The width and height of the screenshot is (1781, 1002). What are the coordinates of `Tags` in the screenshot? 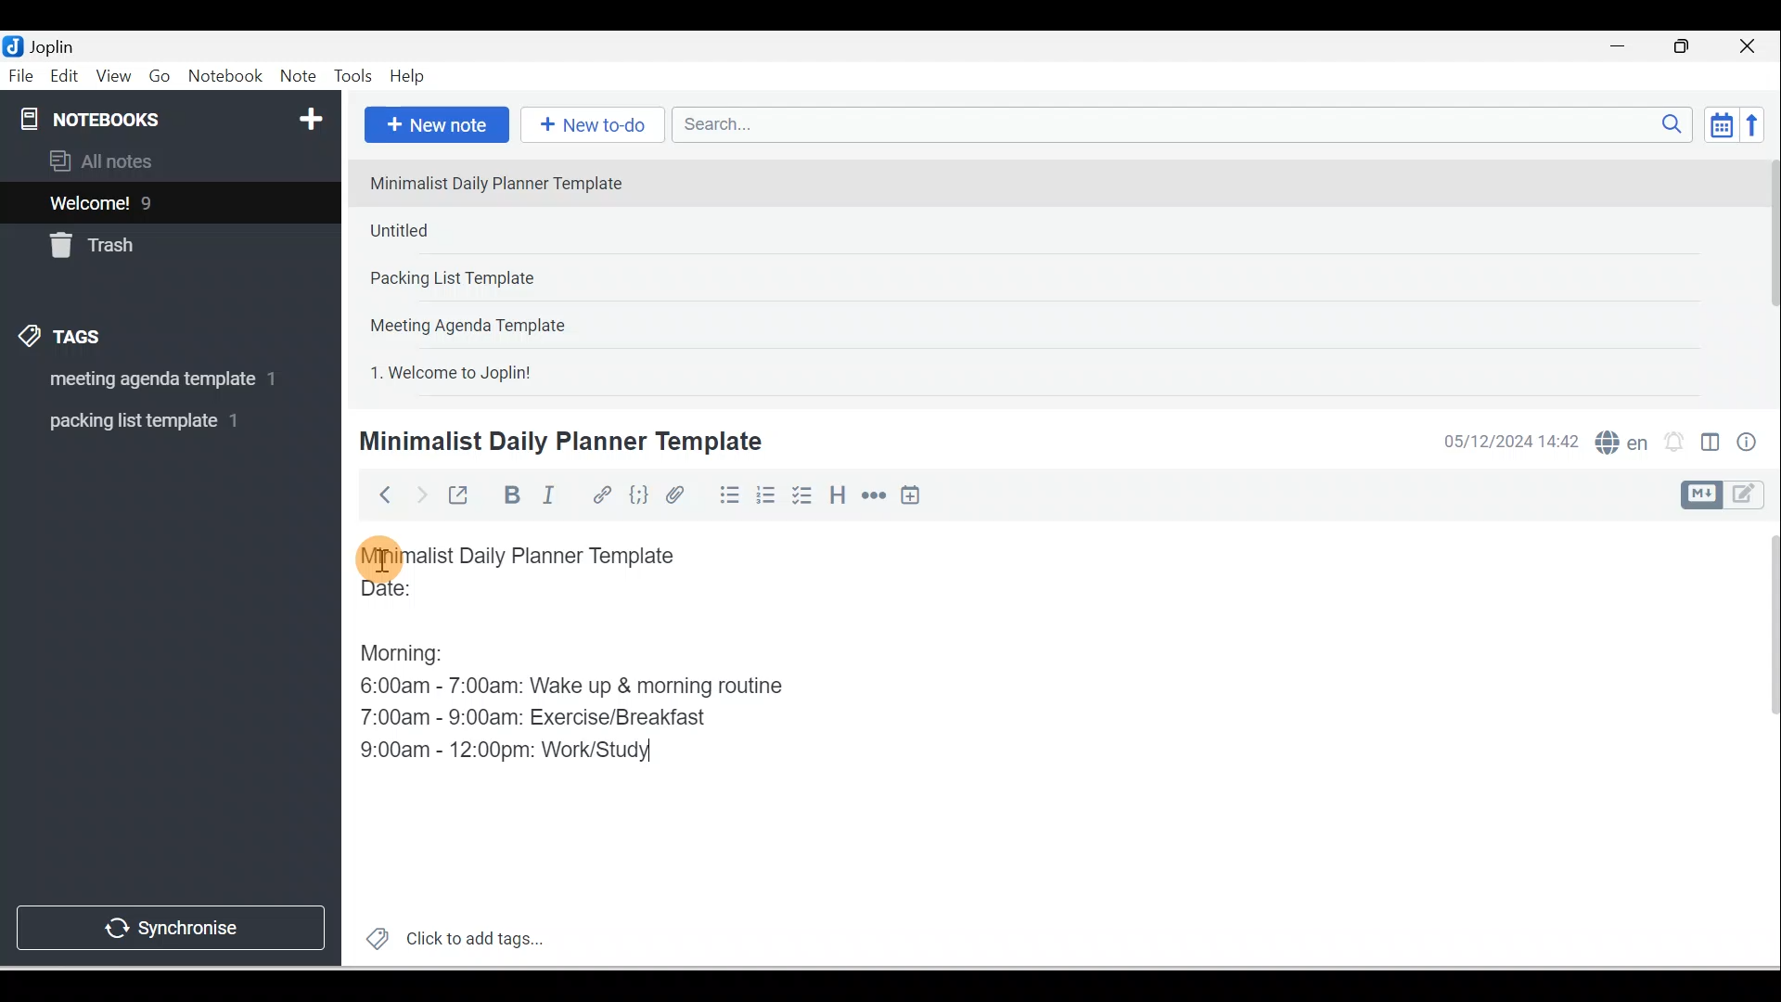 It's located at (66, 340).